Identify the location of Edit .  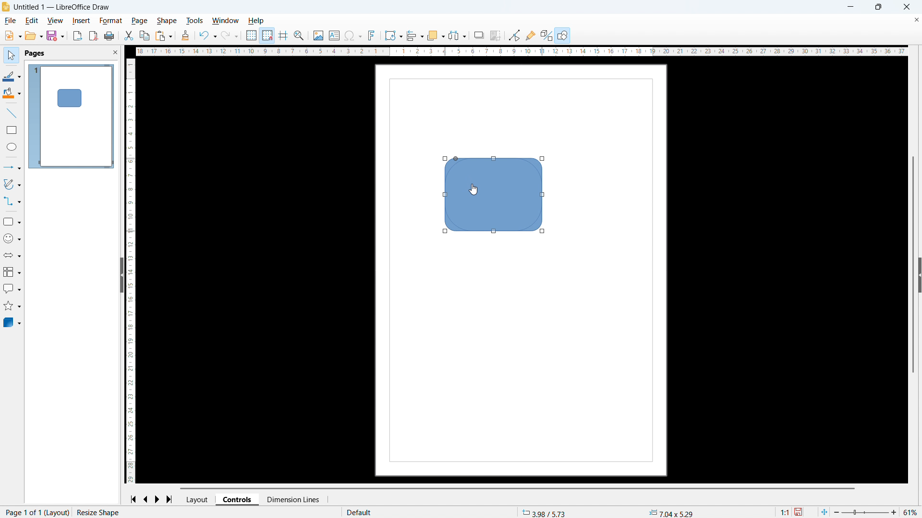
(31, 20).